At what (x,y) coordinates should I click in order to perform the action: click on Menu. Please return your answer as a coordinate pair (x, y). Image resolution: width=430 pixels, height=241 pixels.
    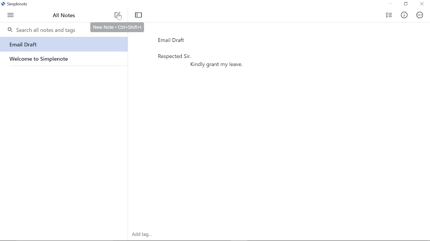
    Looking at the image, I should click on (11, 15).